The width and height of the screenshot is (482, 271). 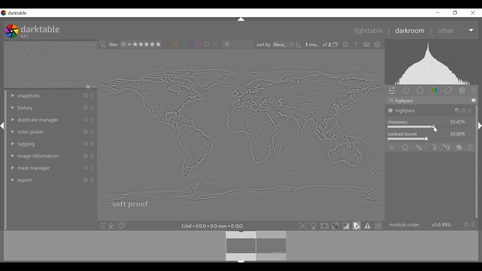 What do you see at coordinates (433, 147) in the screenshot?
I see `parametric mask` at bounding box center [433, 147].